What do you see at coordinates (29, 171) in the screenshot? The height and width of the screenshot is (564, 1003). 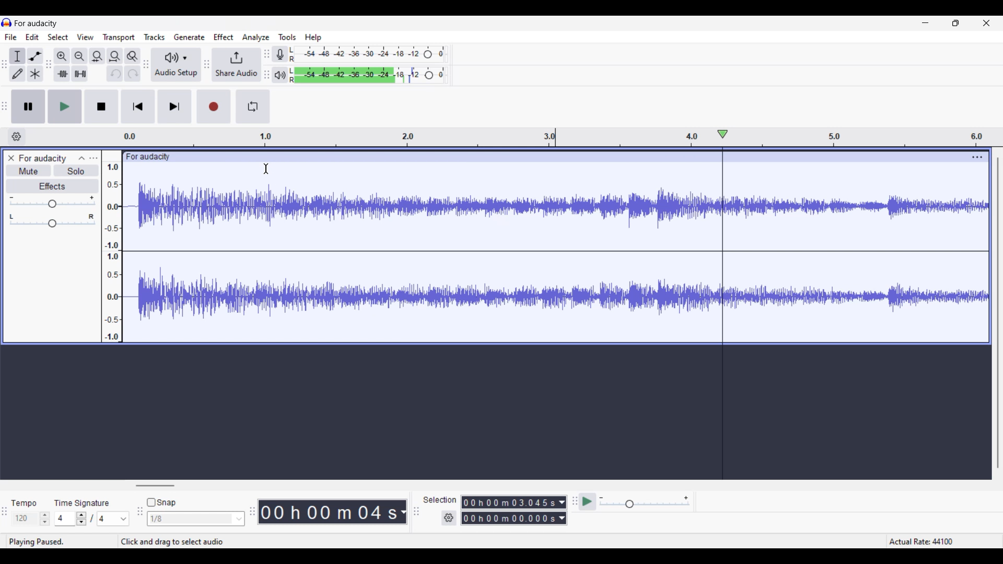 I see `Mute` at bounding box center [29, 171].